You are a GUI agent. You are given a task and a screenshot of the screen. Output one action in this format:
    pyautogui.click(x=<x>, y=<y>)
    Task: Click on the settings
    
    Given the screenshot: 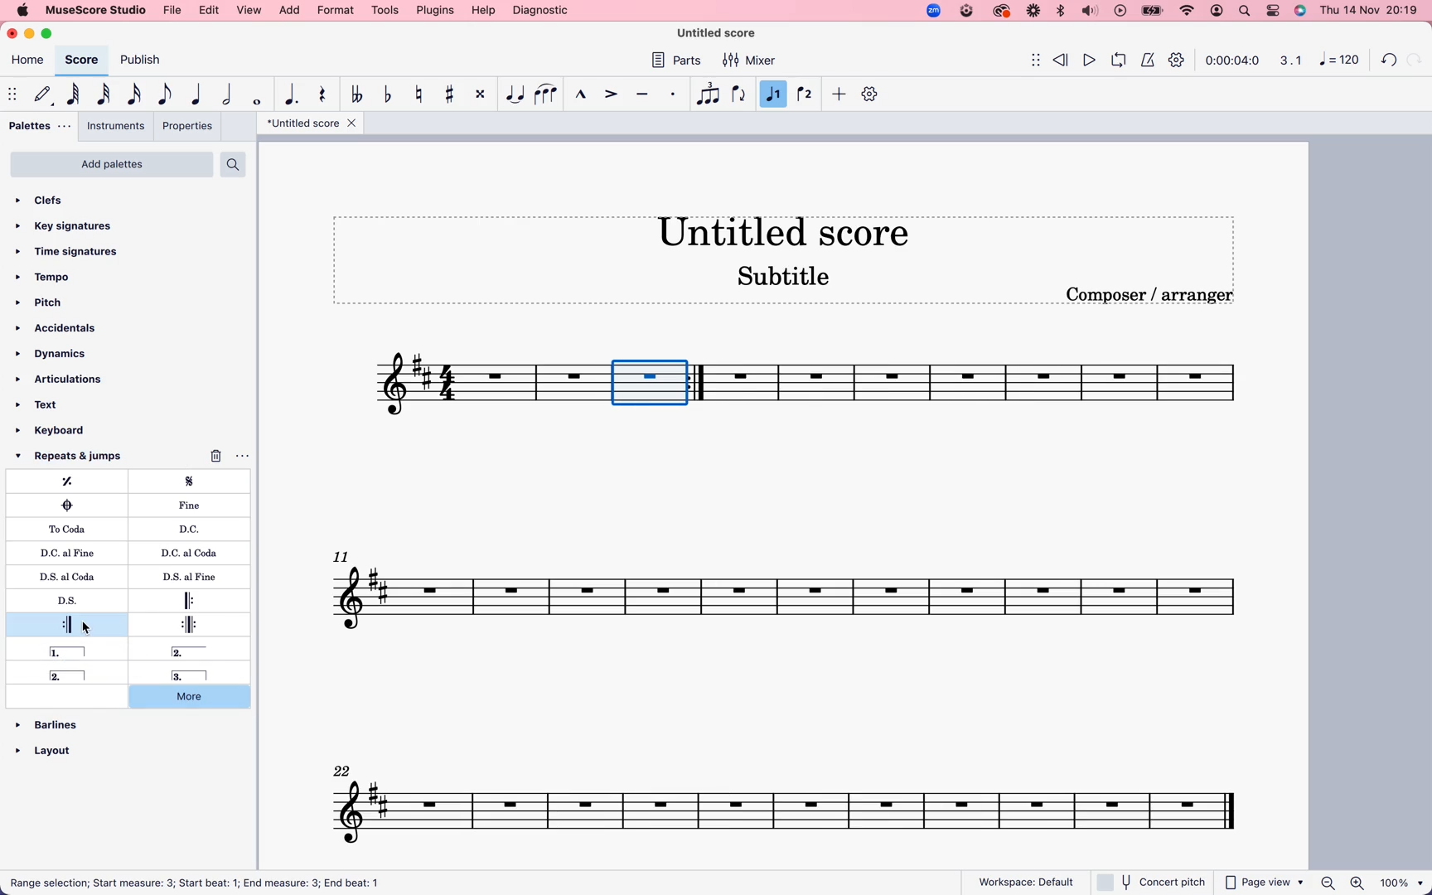 What is the action you would take?
    pyautogui.click(x=1179, y=62)
    